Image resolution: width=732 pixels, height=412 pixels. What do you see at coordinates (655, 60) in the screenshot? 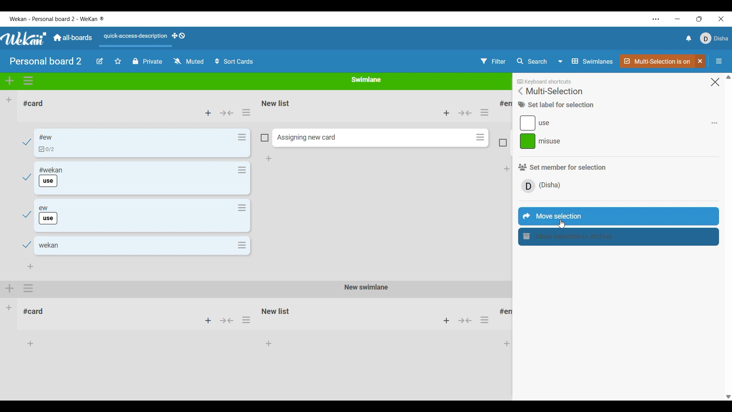
I see `Indicates multi-selection if active` at bounding box center [655, 60].